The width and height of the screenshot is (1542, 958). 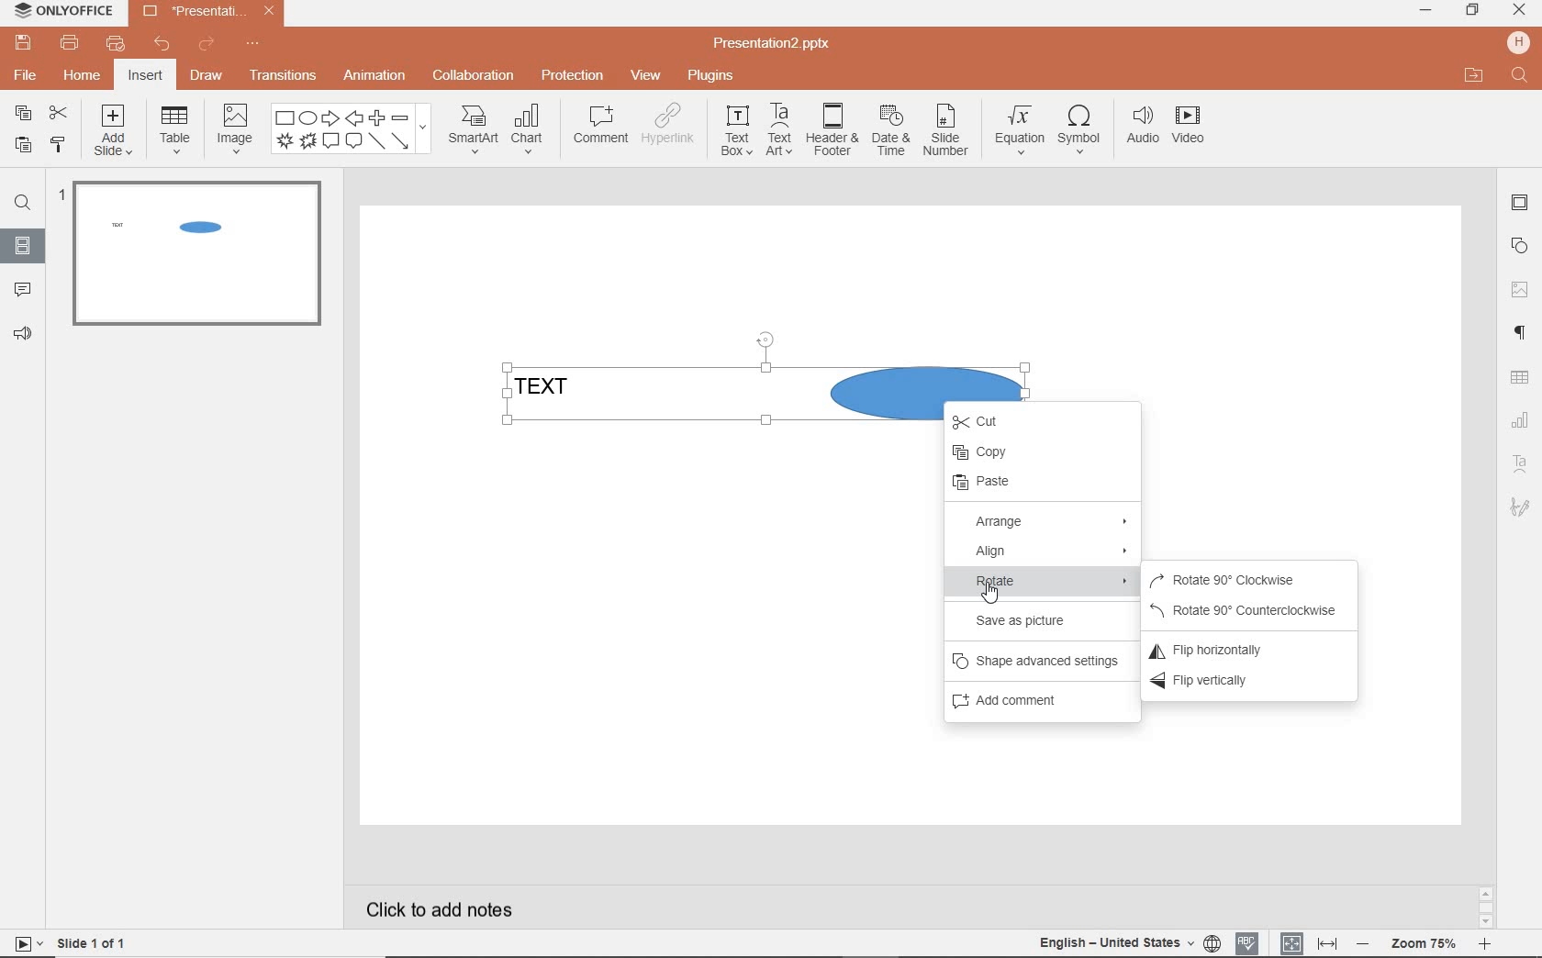 I want to click on audio, so click(x=1139, y=129).